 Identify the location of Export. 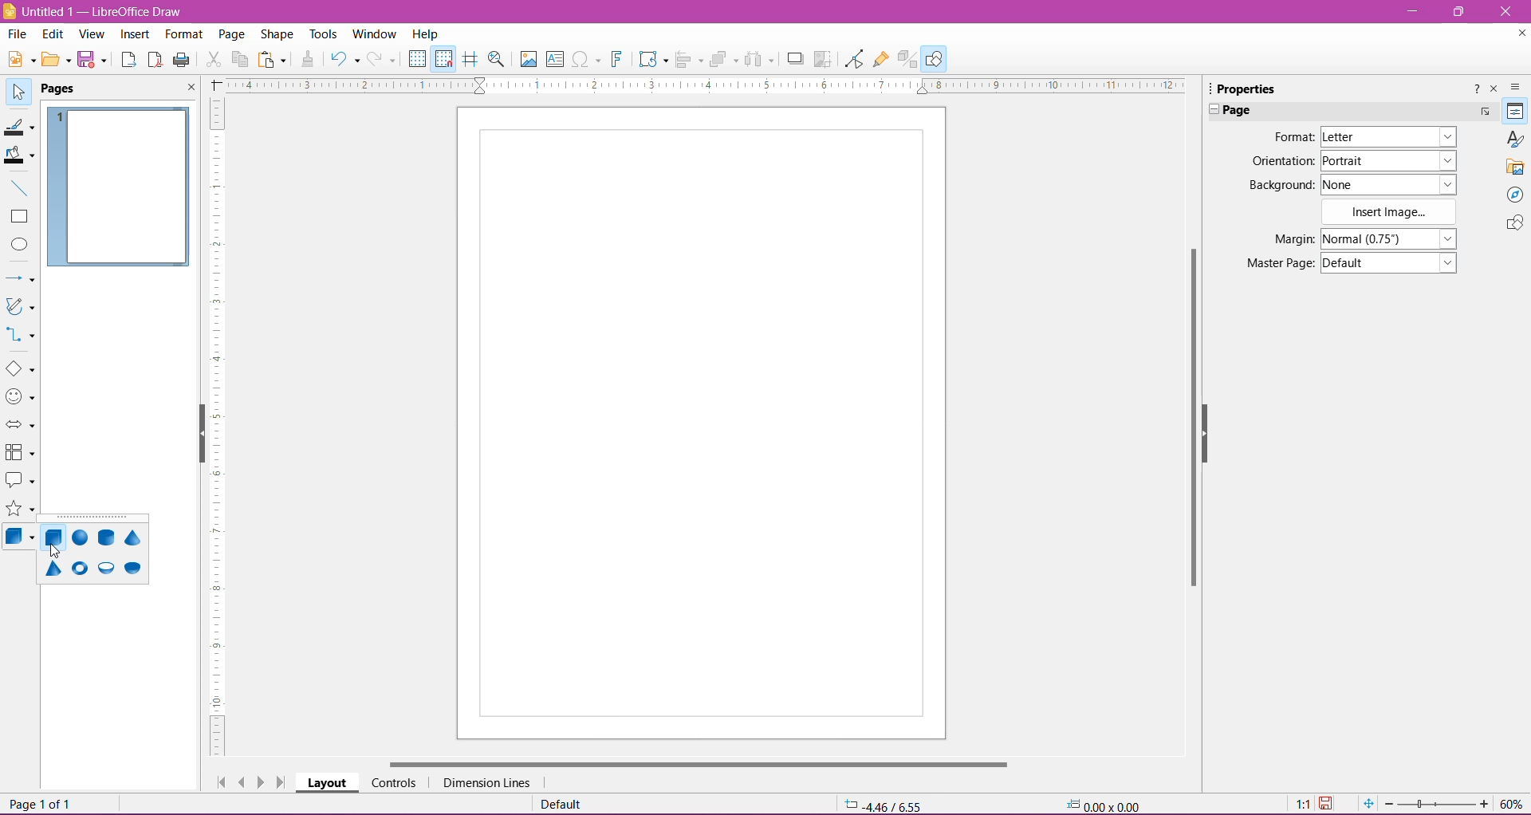
(128, 61).